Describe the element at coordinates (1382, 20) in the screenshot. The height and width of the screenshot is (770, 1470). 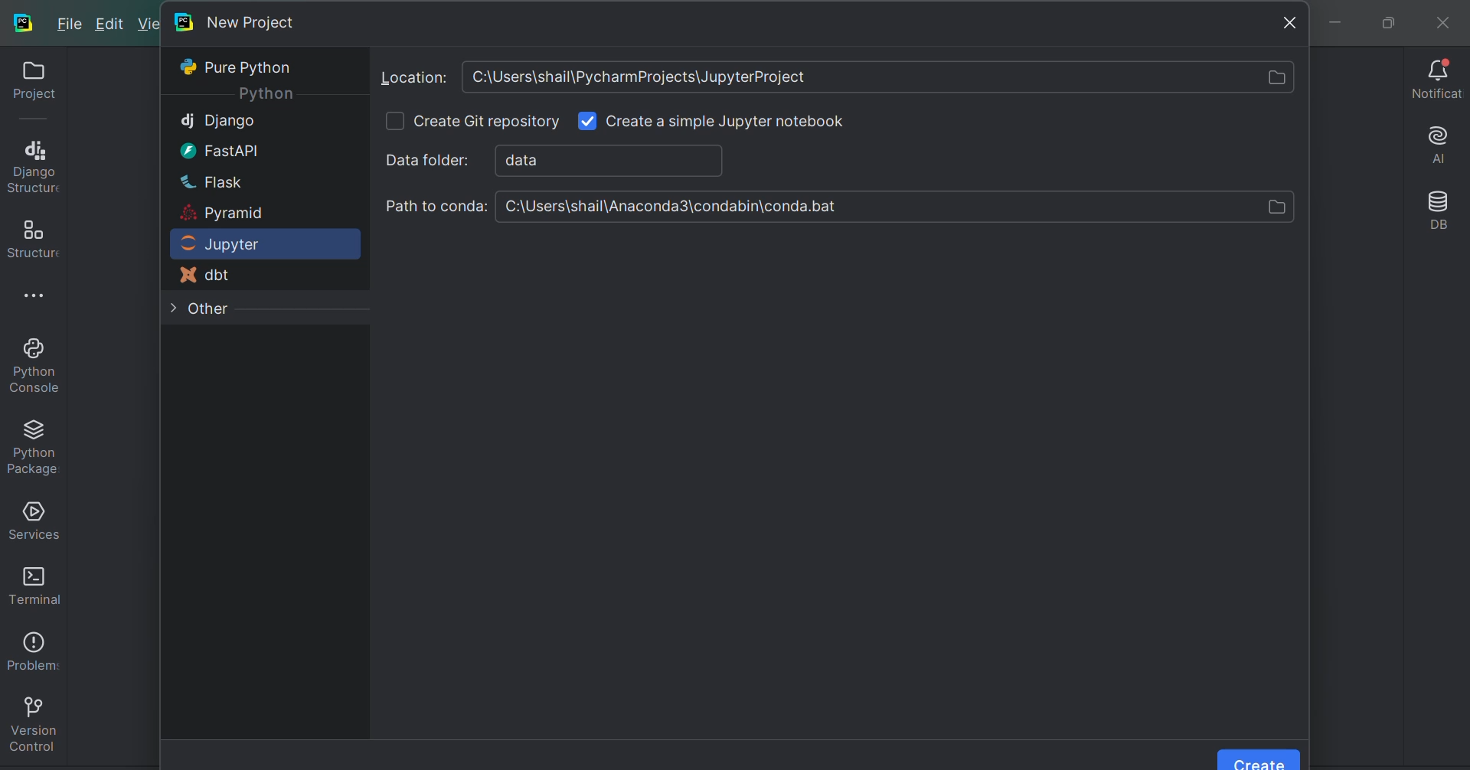
I see `maximise` at that location.